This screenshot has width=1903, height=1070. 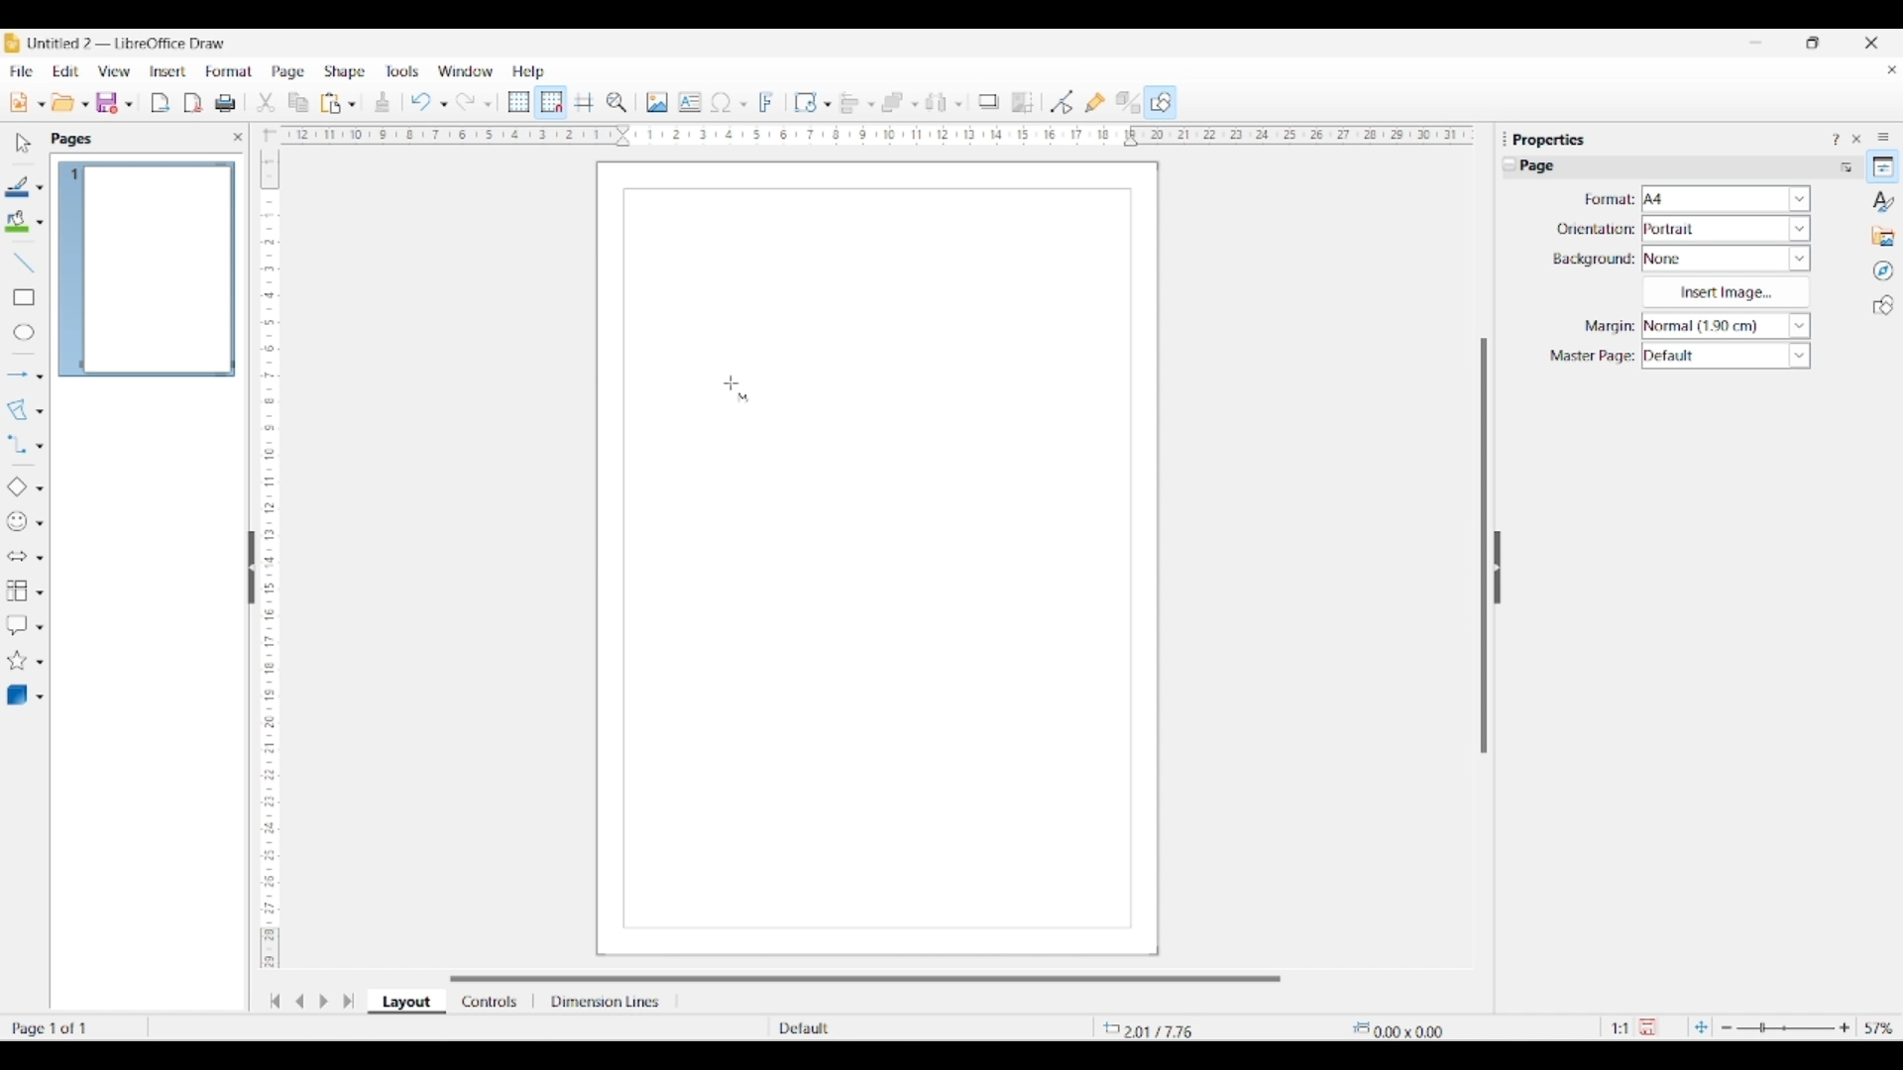 I want to click on Flowchart options, so click(x=40, y=592).